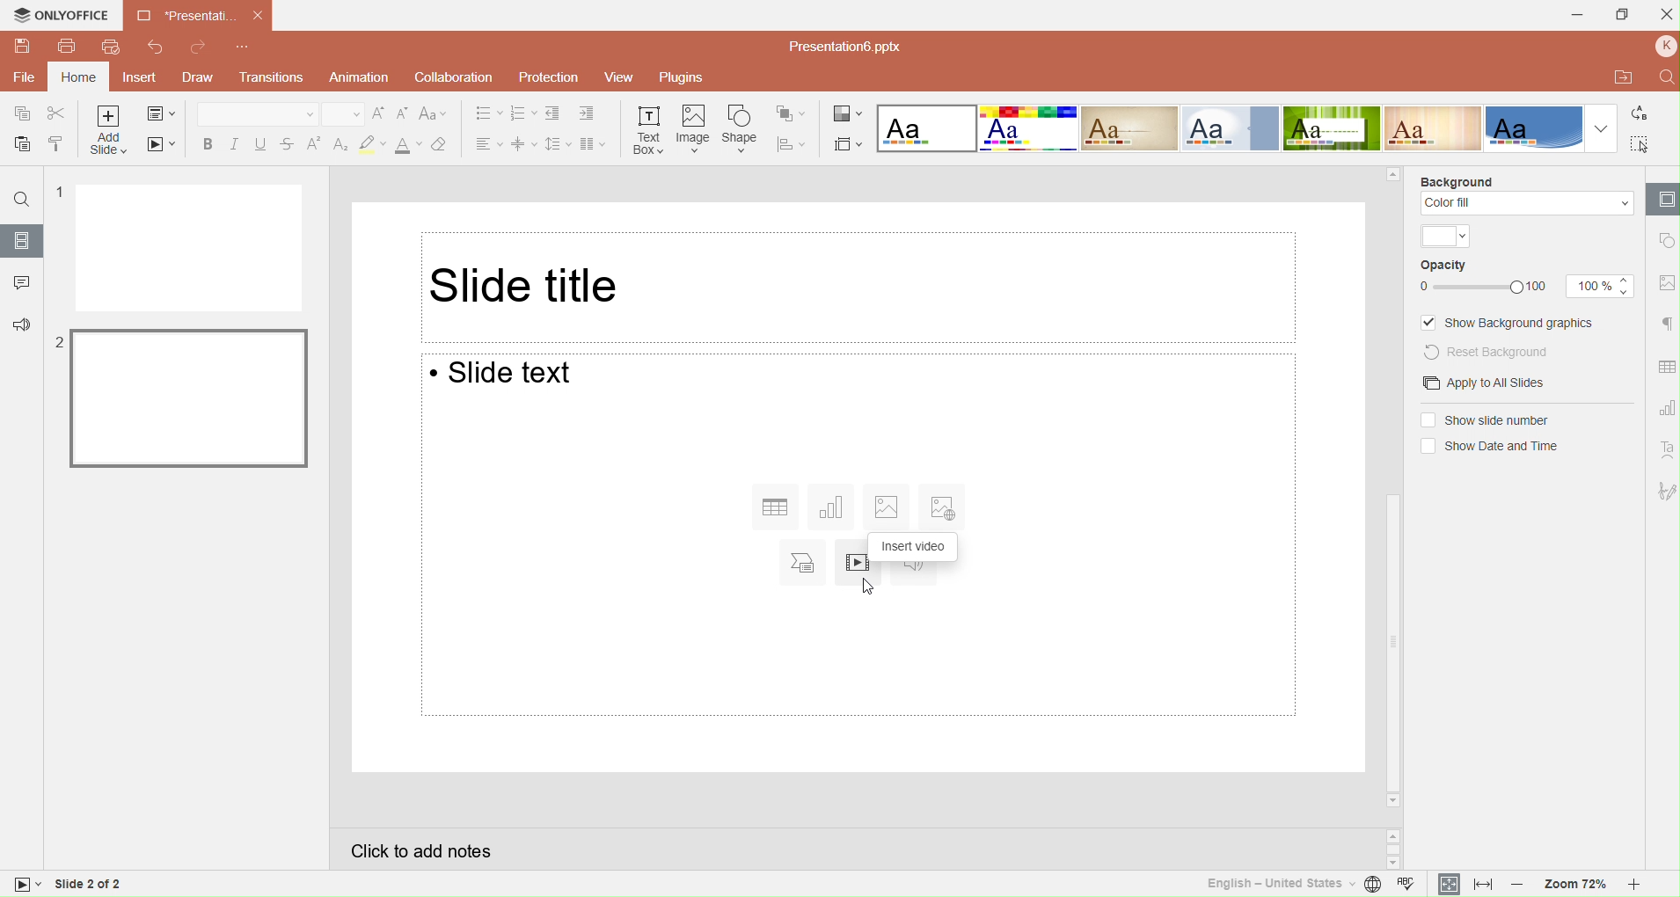 This screenshot has width=1680, height=897. What do you see at coordinates (849, 144) in the screenshot?
I see `Select slide size` at bounding box center [849, 144].